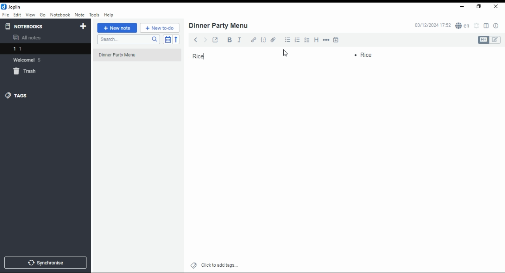 The image size is (505, 273). What do you see at coordinates (215, 39) in the screenshot?
I see `toggle external editing` at bounding box center [215, 39].